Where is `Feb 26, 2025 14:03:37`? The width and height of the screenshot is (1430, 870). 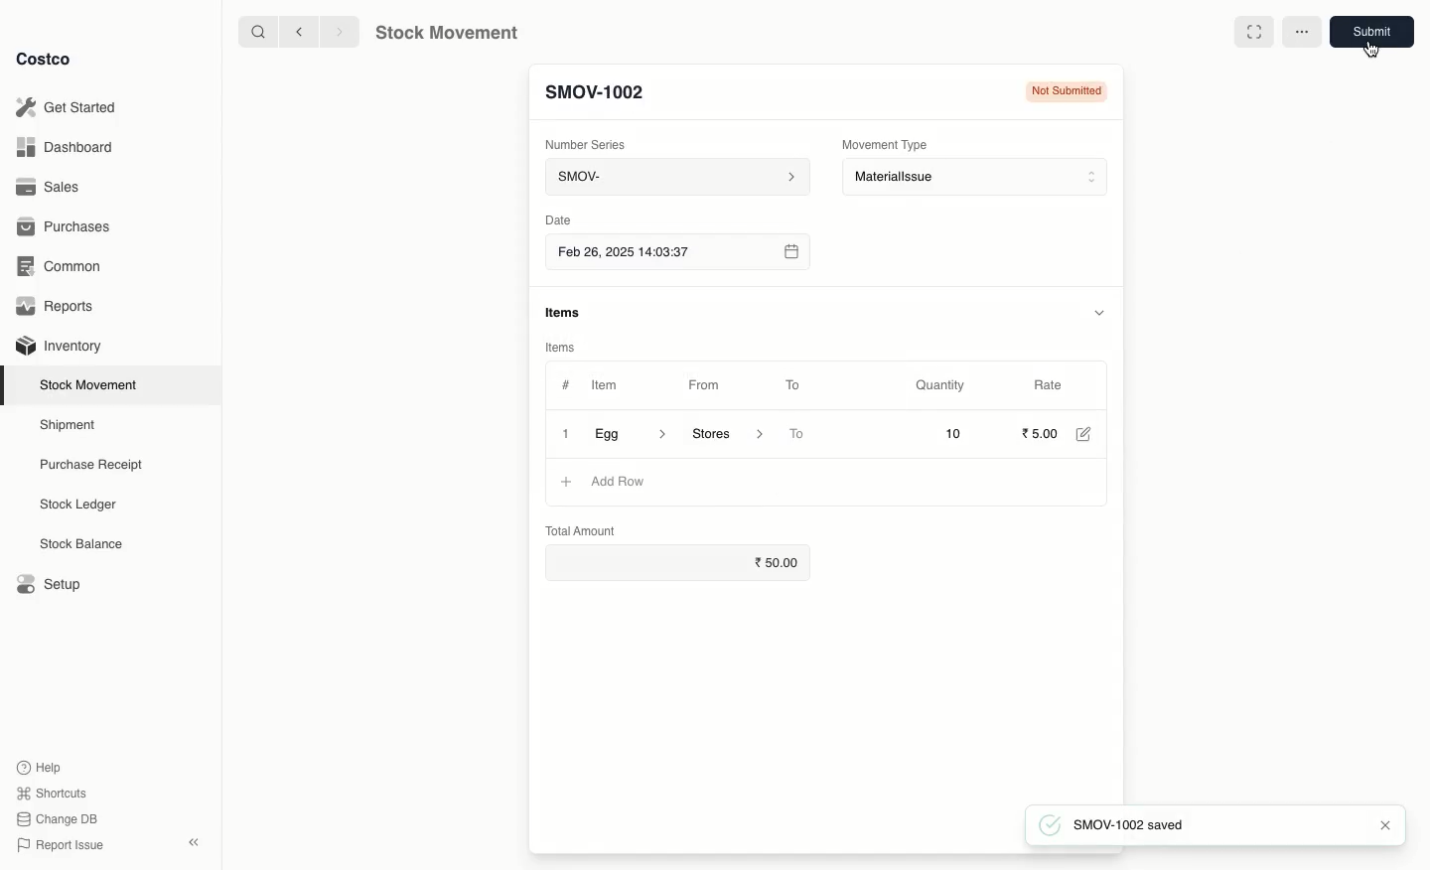 Feb 26, 2025 14:03:37 is located at coordinates (676, 253).